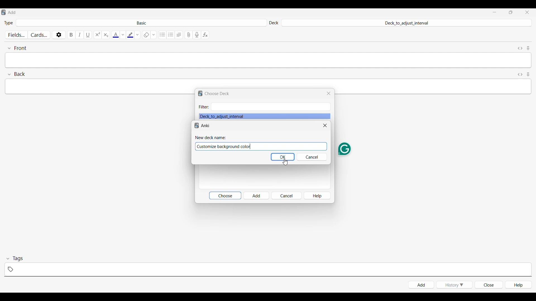 This screenshot has height=301, width=536. Describe the element at coordinates (141, 23) in the screenshot. I see `Click to select card type in deck` at that location.